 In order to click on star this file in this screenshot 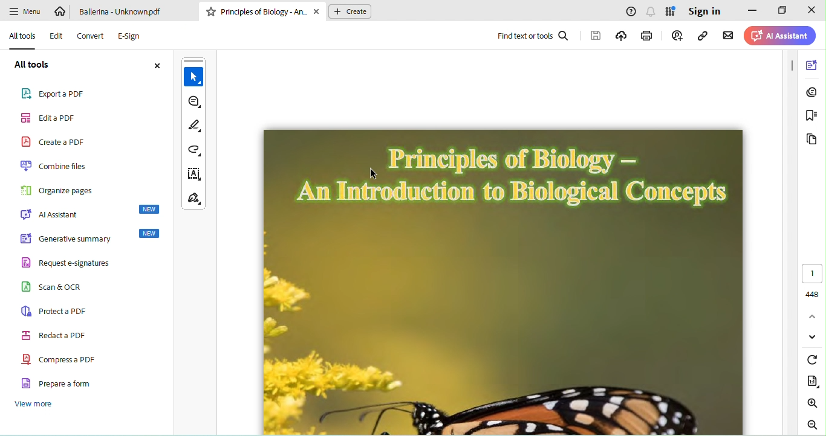, I will do `click(210, 11)`.